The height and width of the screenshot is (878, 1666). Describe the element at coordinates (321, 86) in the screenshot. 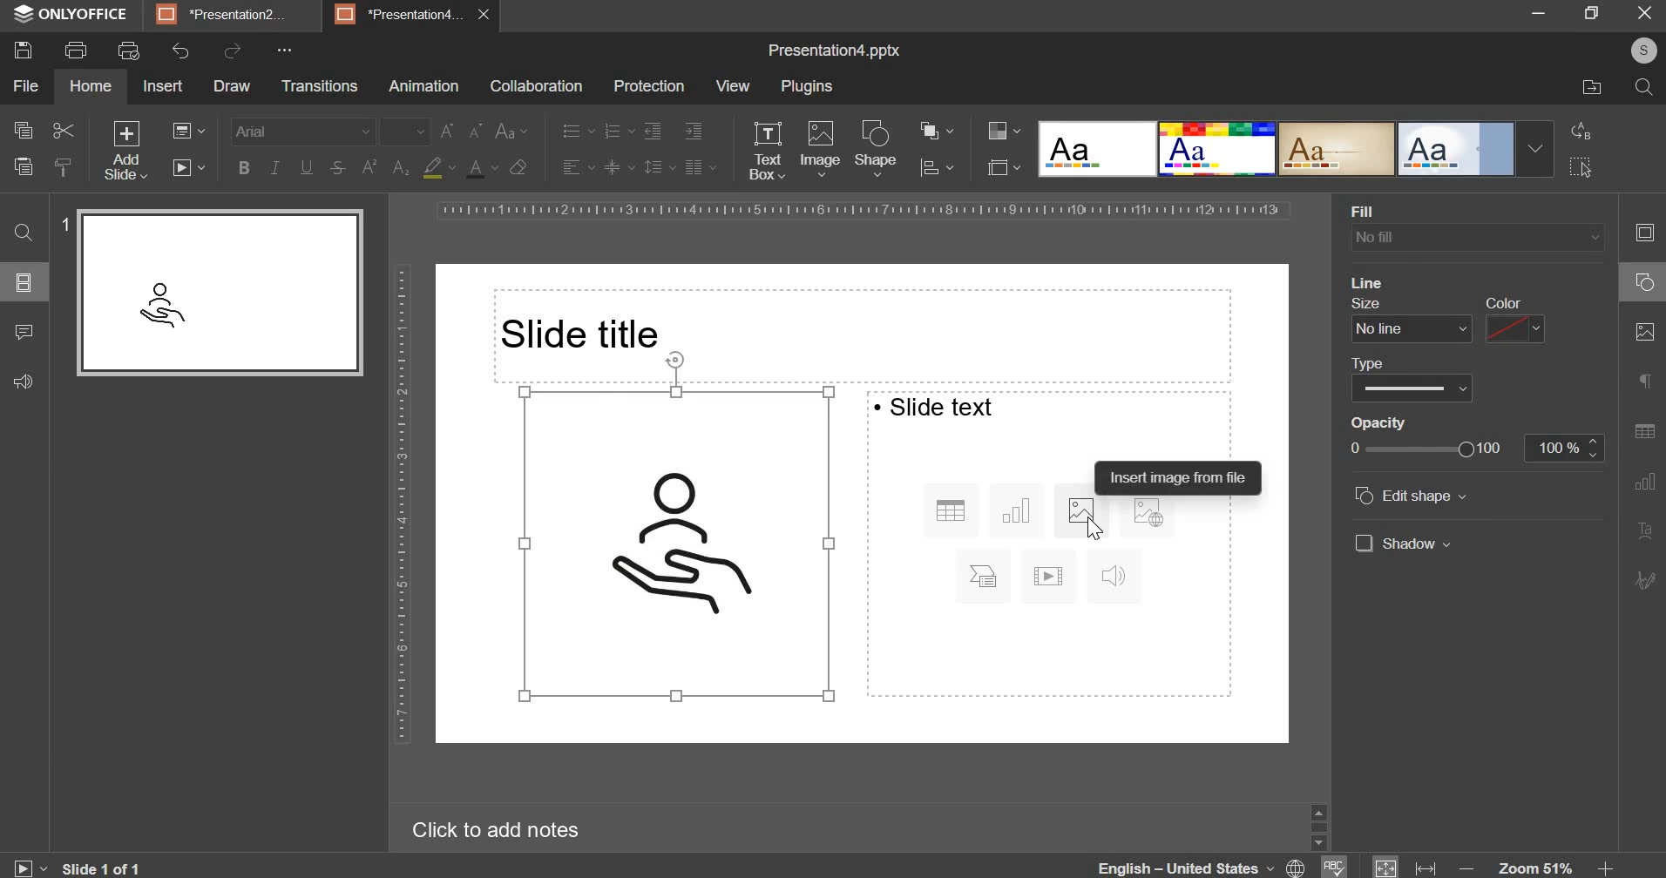

I see `transitions` at that location.